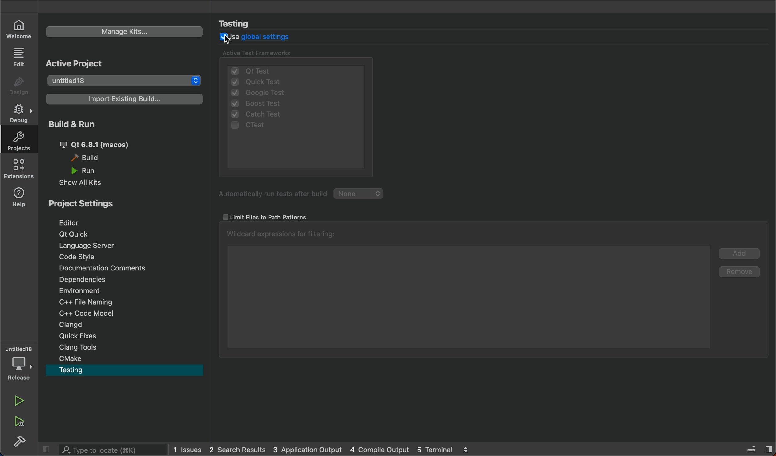 This screenshot has width=776, height=456. Describe the element at coordinates (126, 79) in the screenshot. I see `select project` at that location.